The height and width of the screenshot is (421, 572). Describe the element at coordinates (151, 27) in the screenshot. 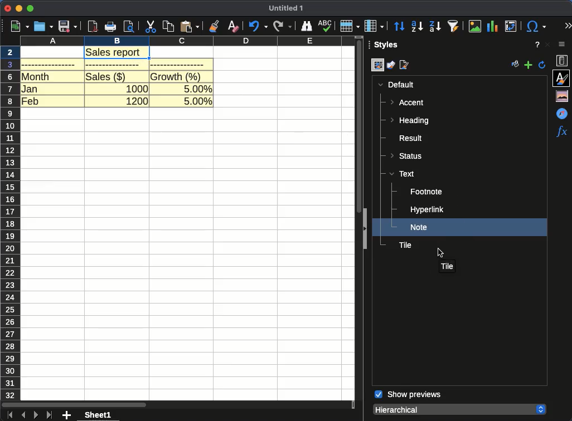

I see `cut` at that location.